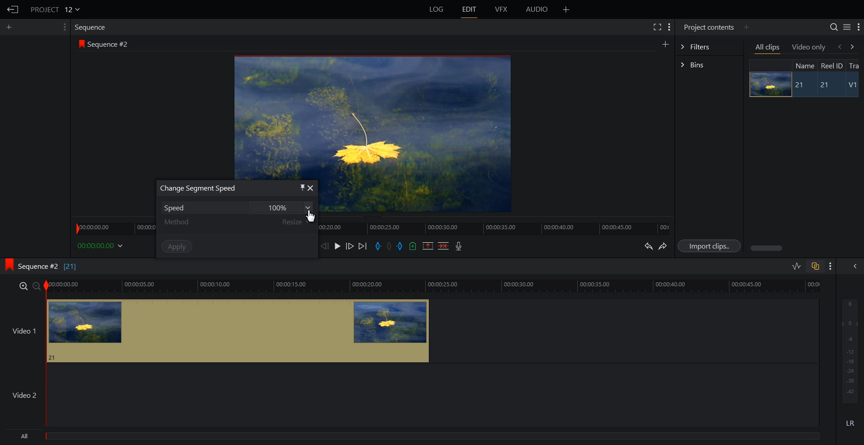 Image resolution: width=864 pixels, height=445 pixels. What do you see at coordinates (102, 245) in the screenshot?
I see `00:00:00.00` at bounding box center [102, 245].